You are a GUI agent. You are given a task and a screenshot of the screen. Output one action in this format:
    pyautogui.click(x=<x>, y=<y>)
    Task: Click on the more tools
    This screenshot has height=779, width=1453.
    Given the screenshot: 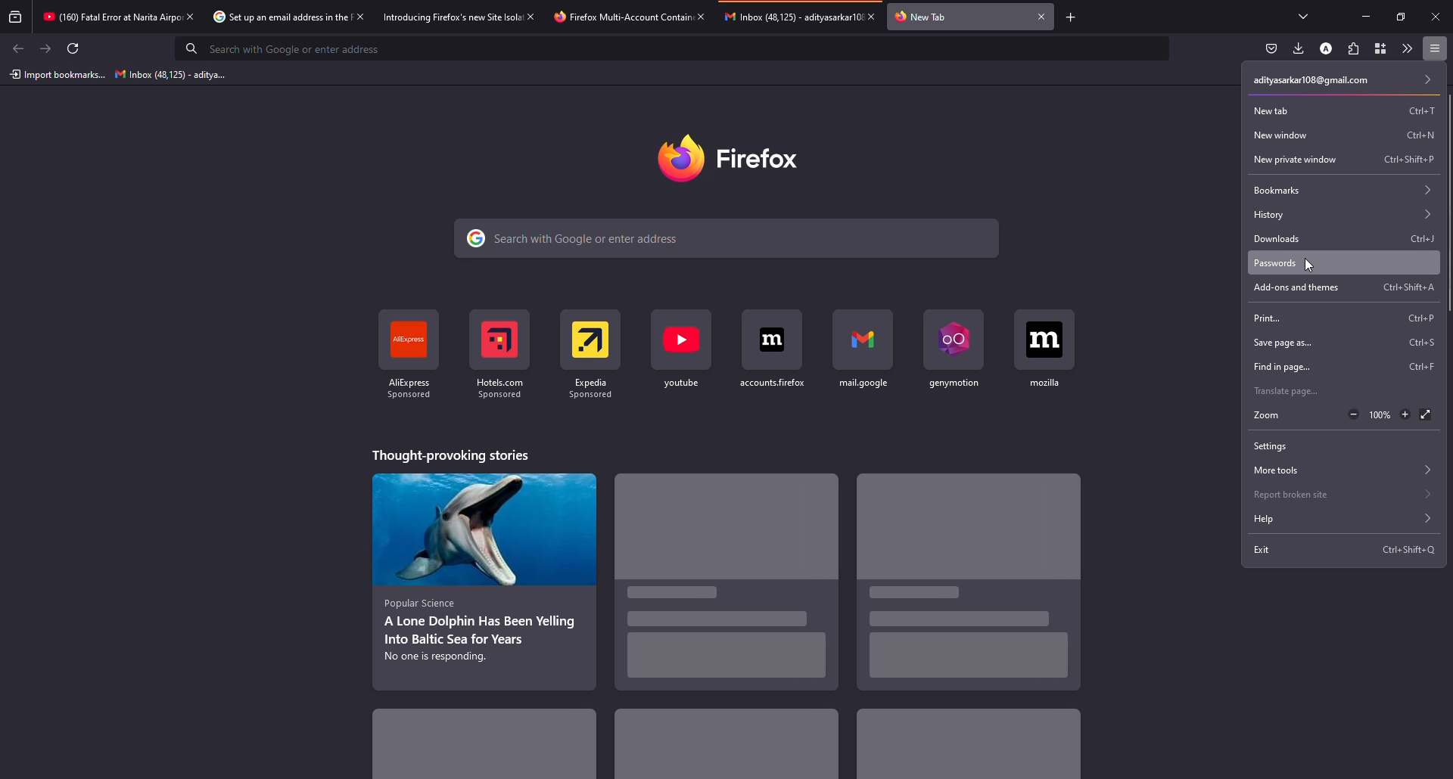 What is the action you would take?
    pyautogui.click(x=1342, y=470)
    